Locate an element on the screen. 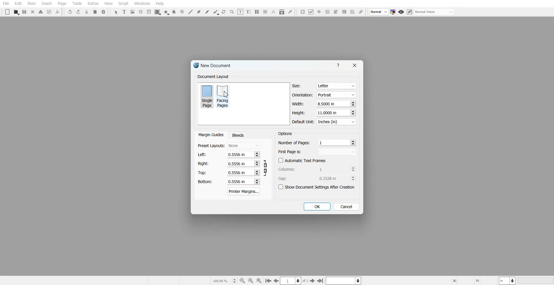  Insert is located at coordinates (46, 3).